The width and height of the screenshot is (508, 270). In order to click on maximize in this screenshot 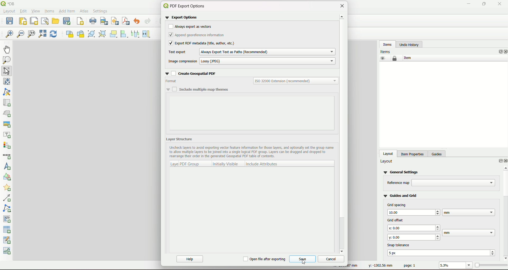, I will do `click(482, 4)`.